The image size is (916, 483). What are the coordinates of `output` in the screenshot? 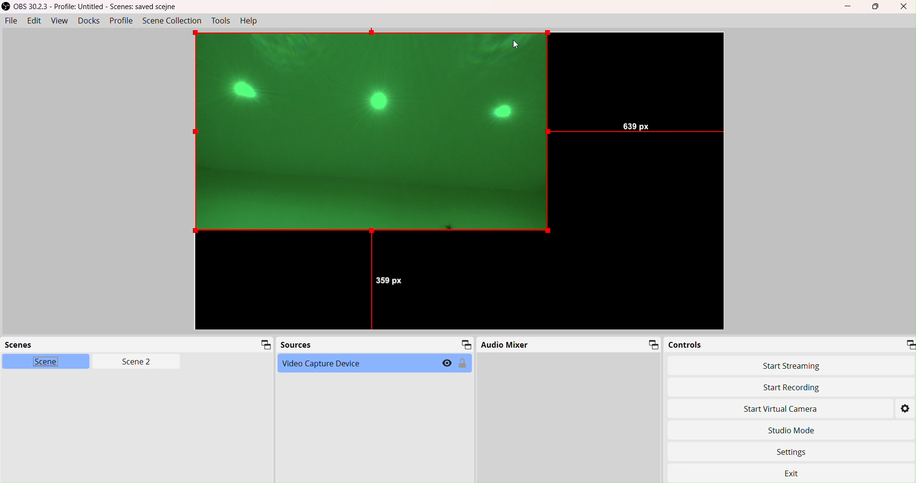 It's located at (372, 133).